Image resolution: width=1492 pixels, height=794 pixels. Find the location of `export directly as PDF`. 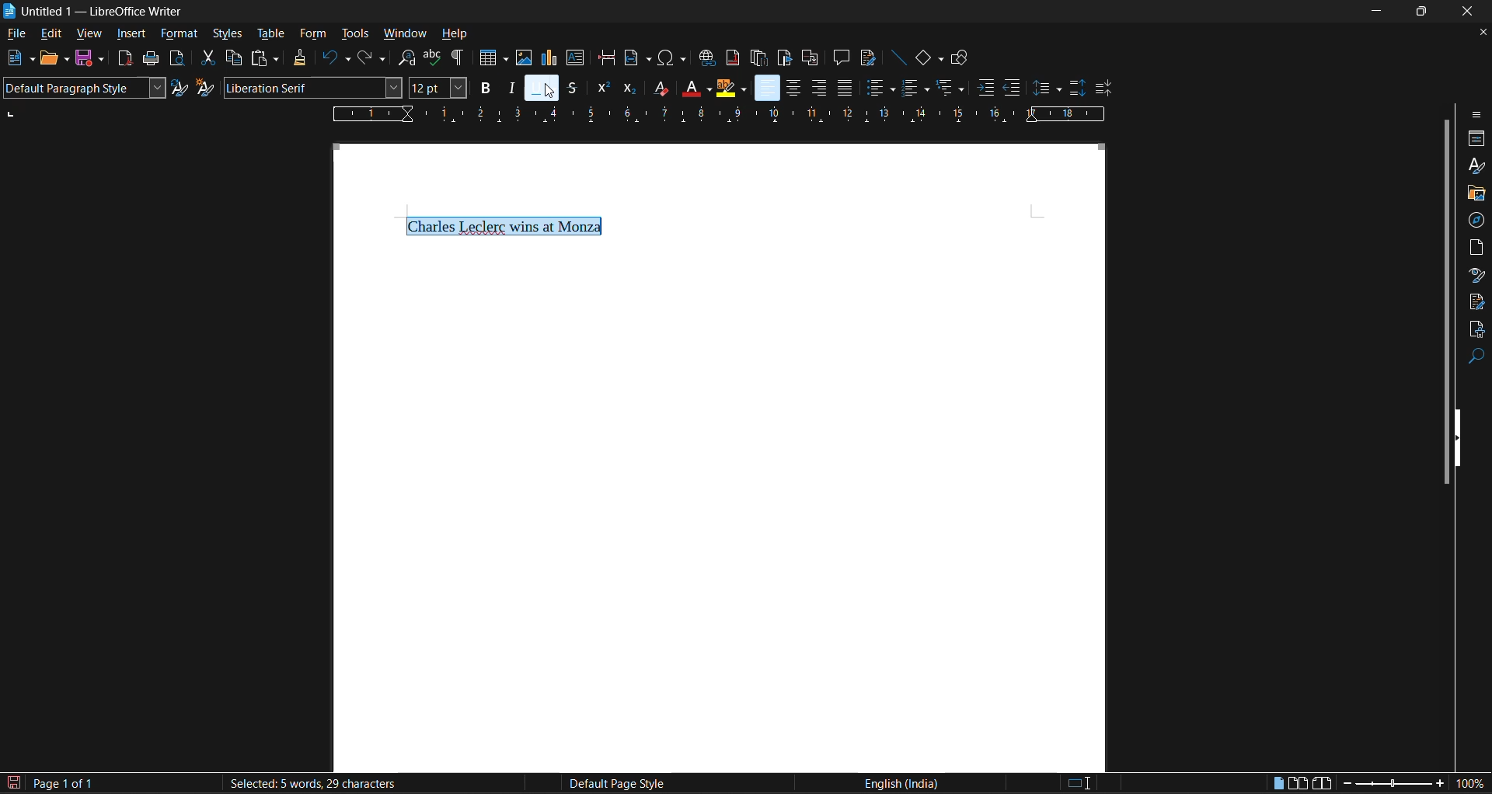

export directly as PDF is located at coordinates (127, 59).